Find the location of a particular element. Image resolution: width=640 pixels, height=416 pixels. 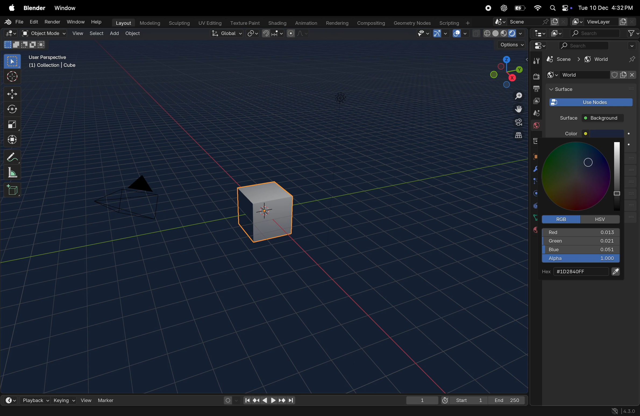

Composting is located at coordinates (370, 24).